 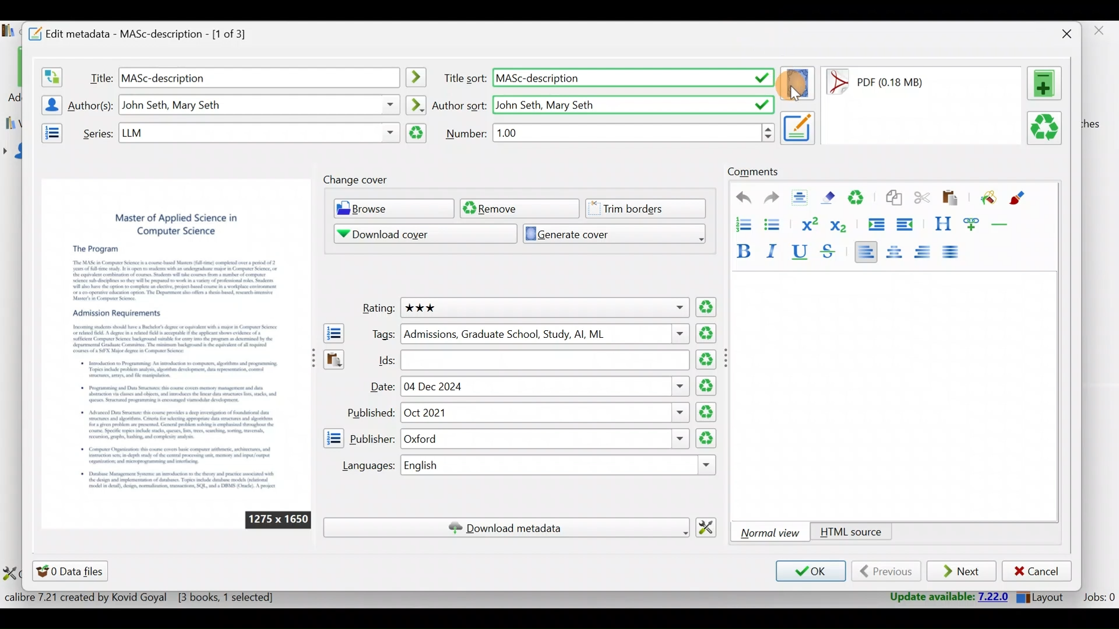 I want to click on , so click(x=546, y=360).